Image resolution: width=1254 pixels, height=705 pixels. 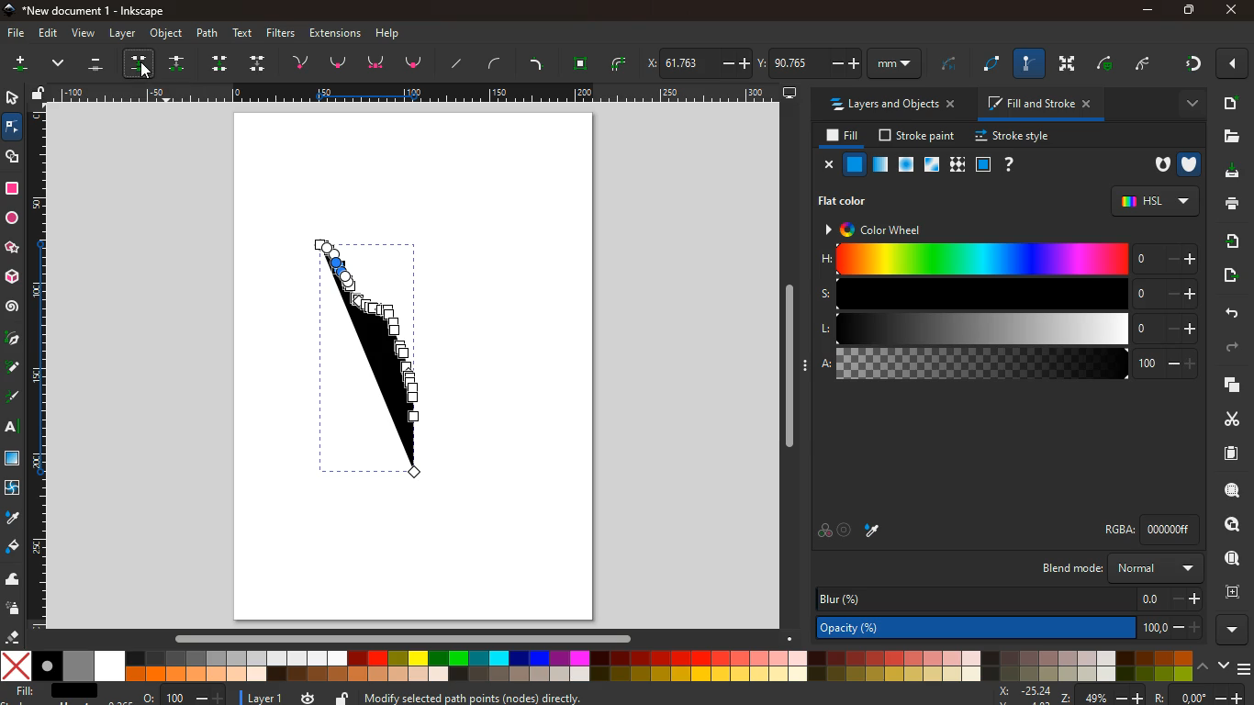 What do you see at coordinates (1154, 200) in the screenshot?
I see `hsl` at bounding box center [1154, 200].